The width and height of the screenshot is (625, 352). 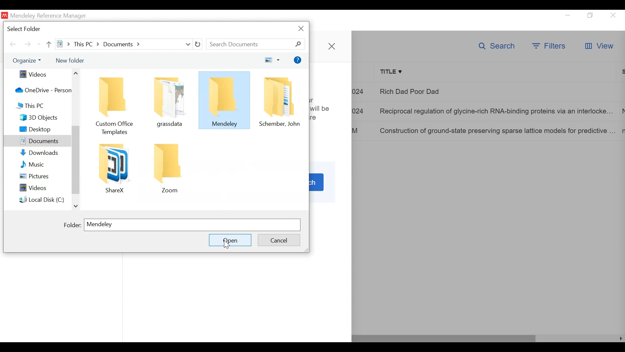 I want to click on Scroll down, so click(x=76, y=207).